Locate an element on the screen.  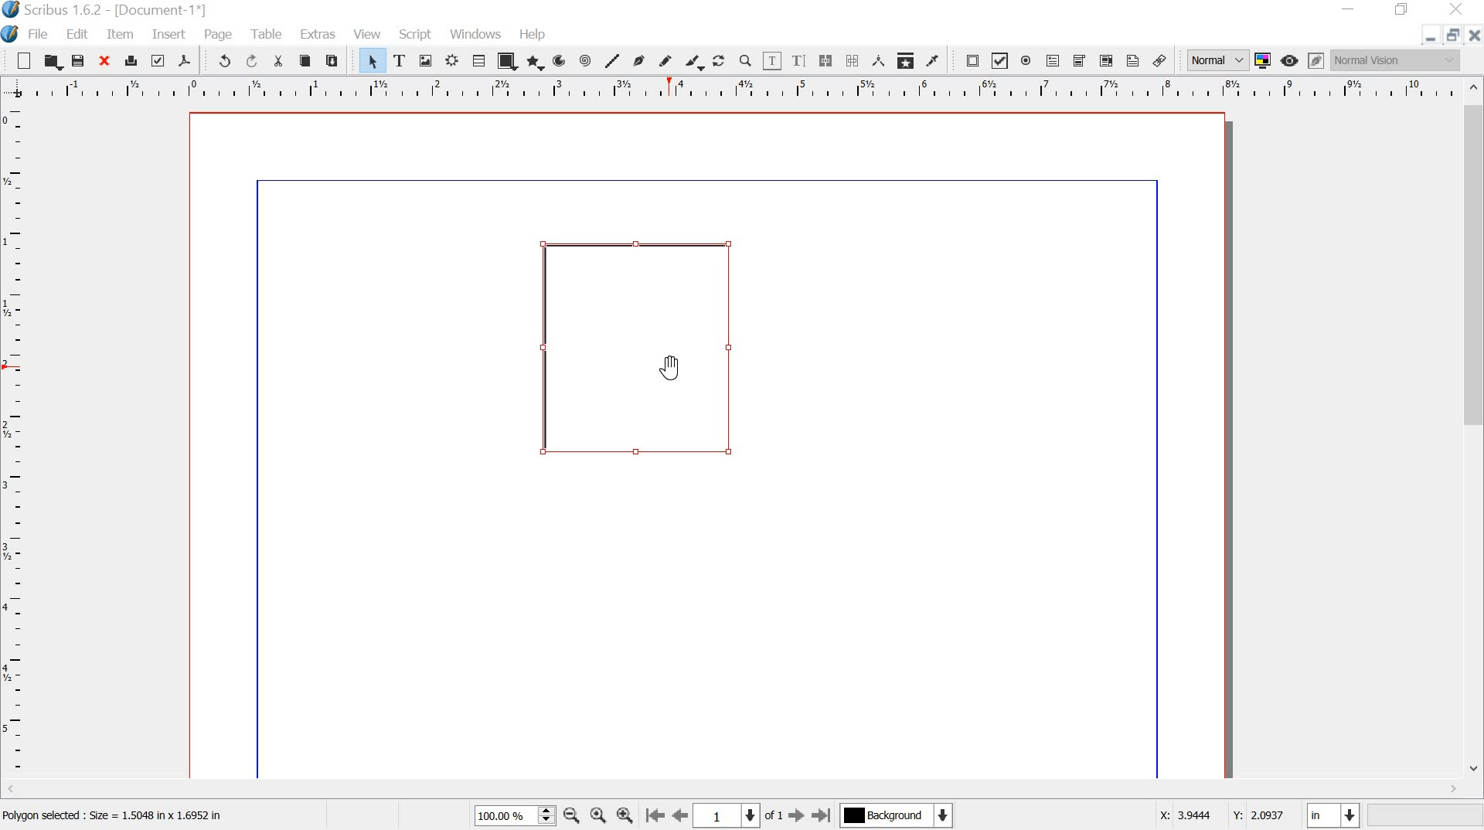
unlink text frames is located at coordinates (853, 61).